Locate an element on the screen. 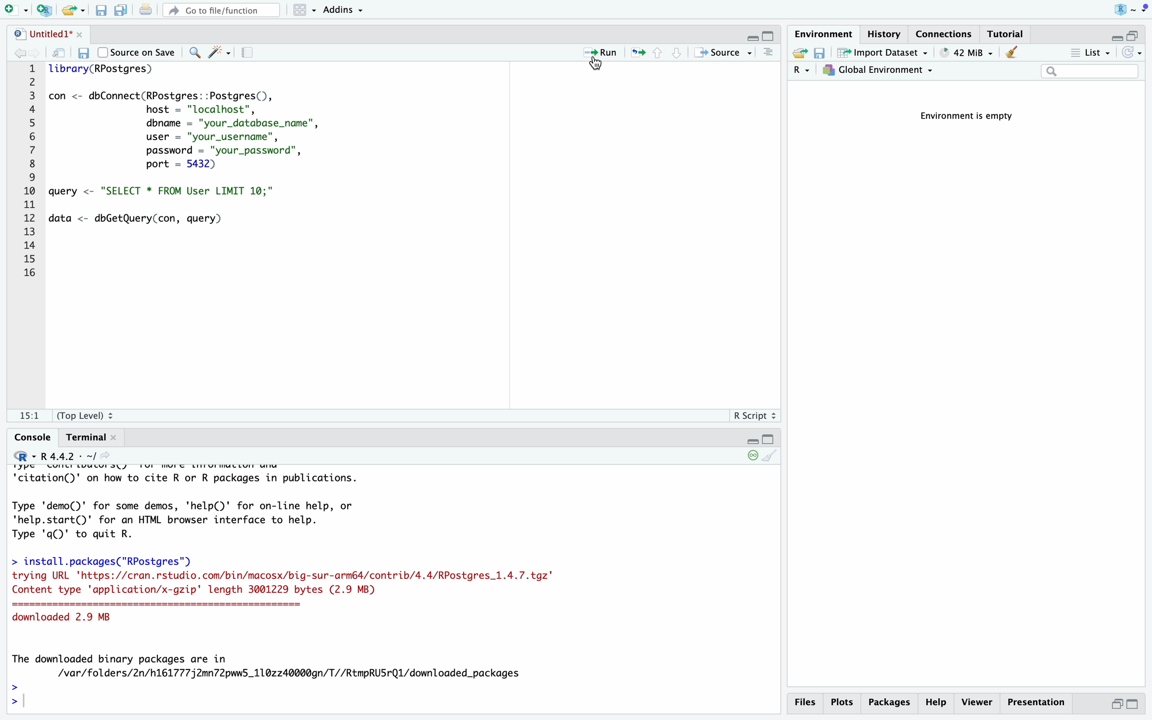 The height and width of the screenshot is (720, 1152). cursor is located at coordinates (595, 66).